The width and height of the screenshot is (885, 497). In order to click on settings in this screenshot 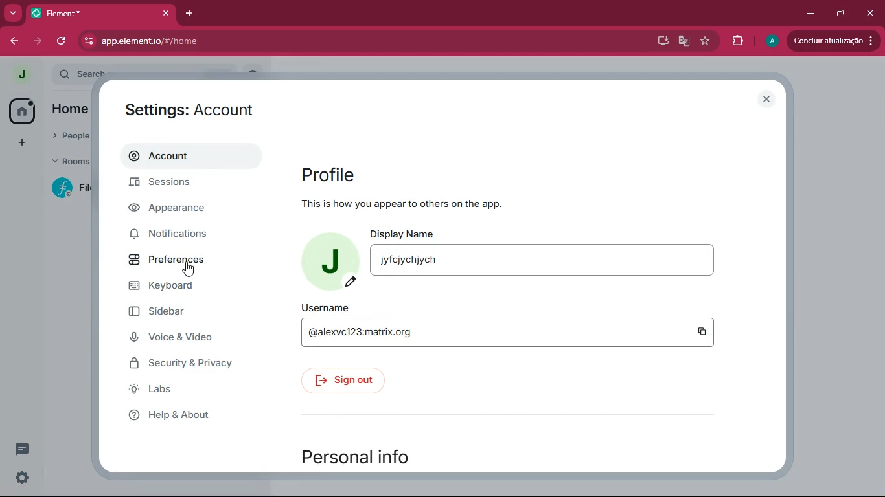, I will do `click(19, 478)`.